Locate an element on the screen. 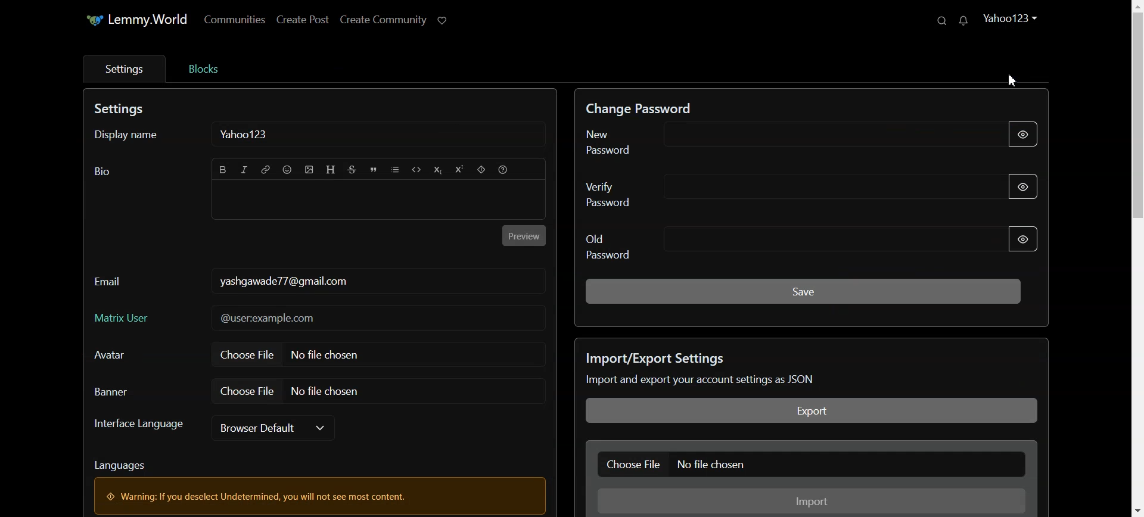 The width and height of the screenshot is (1144, 517). Strikethrough is located at coordinates (353, 169).